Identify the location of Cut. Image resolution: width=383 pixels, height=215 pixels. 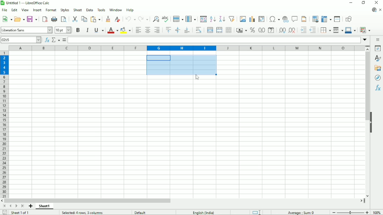
(74, 19).